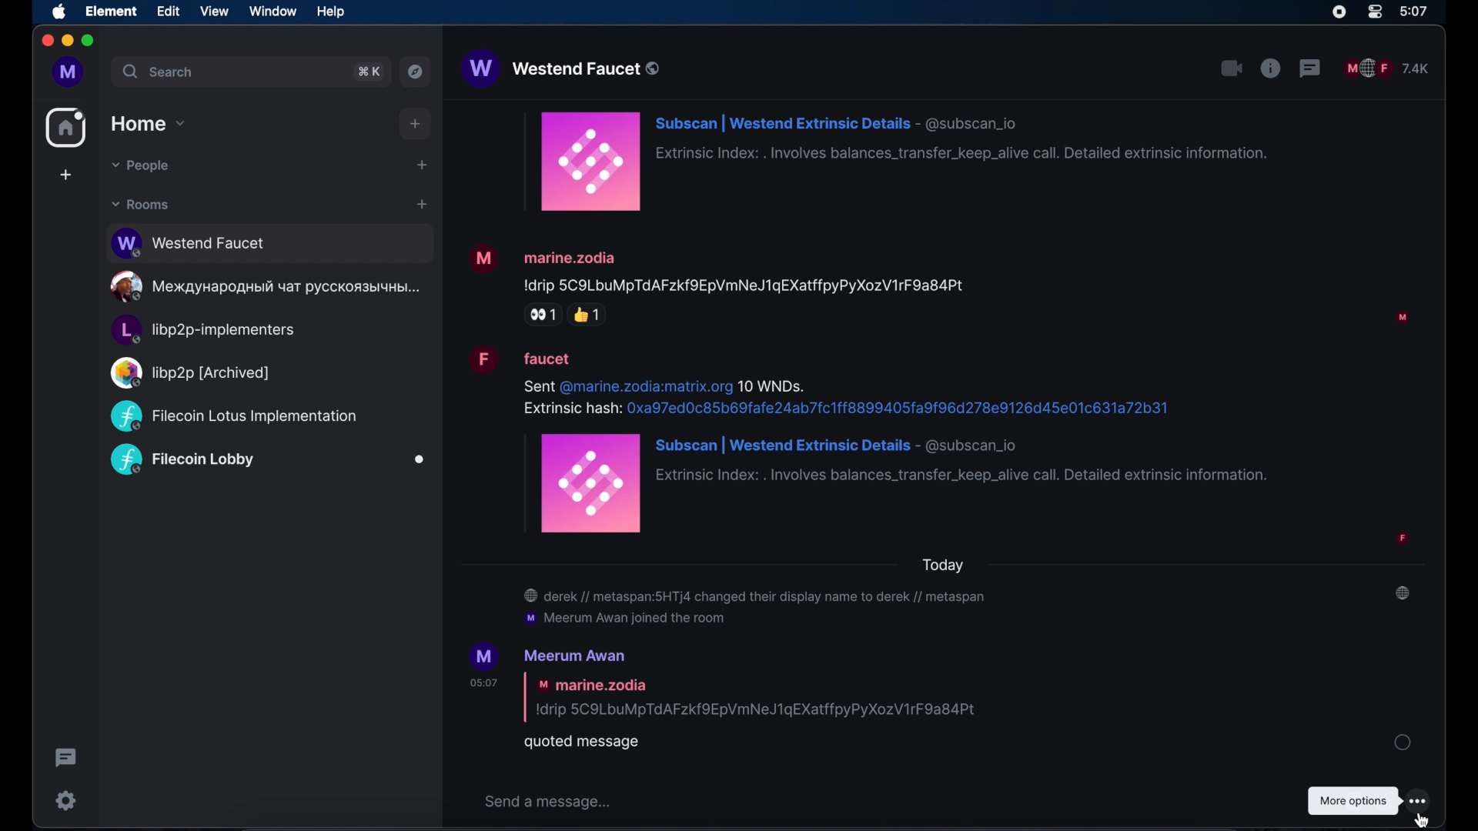 The width and height of the screenshot is (1478, 831). Describe the element at coordinates (270, 243) in the screenshot. I see `public room` at that location.